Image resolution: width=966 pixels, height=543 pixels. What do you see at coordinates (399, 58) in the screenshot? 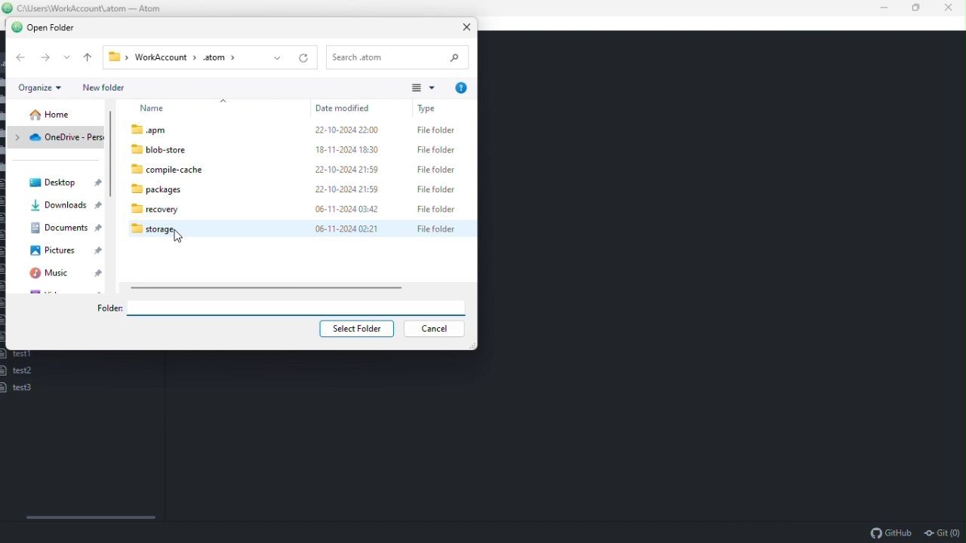
I see `Search` at bounding box center [399, 58].